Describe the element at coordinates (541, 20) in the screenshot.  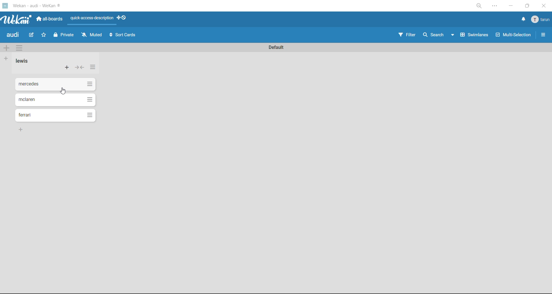
I see `menu` at that location.